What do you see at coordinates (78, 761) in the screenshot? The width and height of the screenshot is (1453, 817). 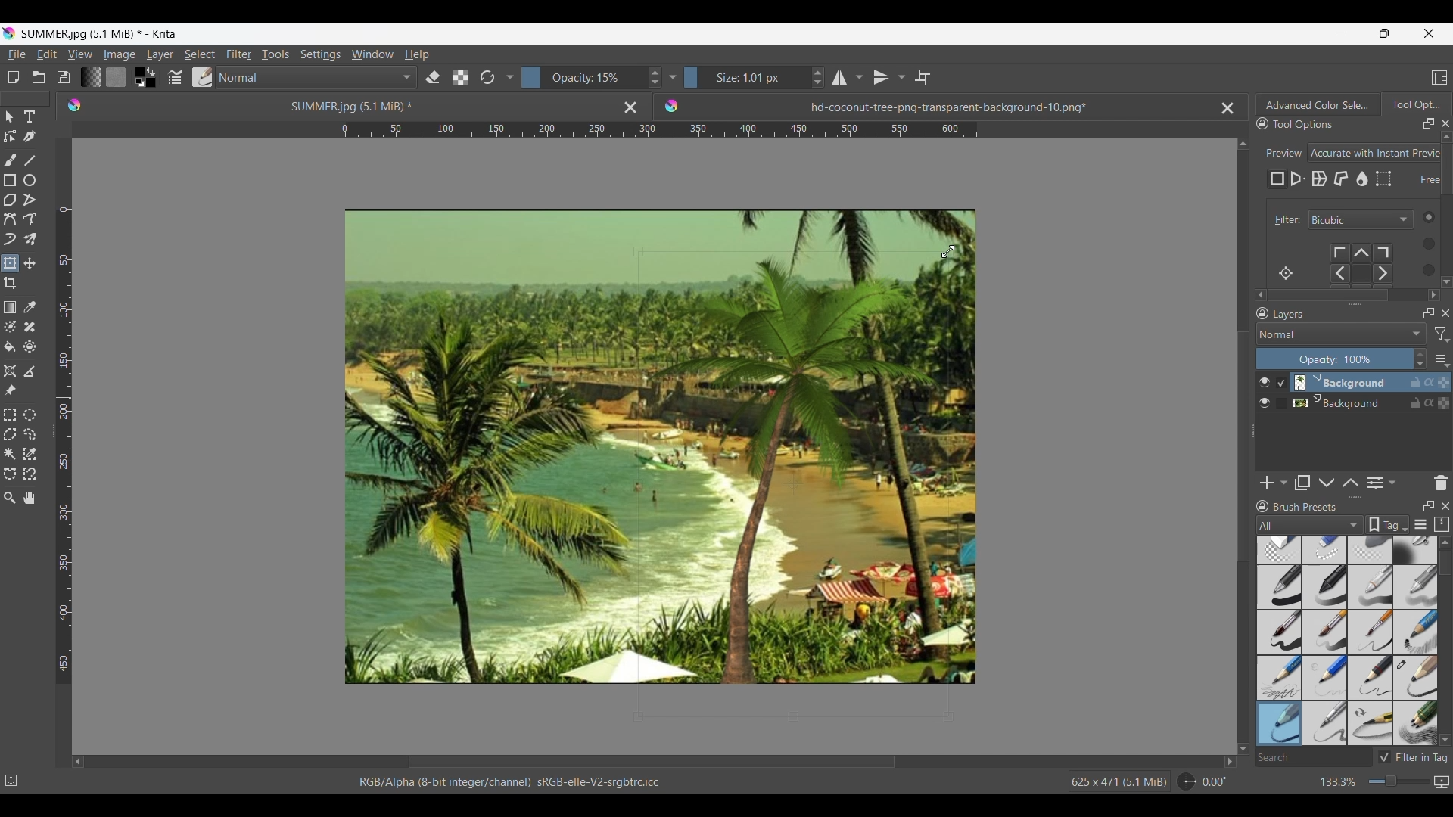 I see `Left` at bounding box center [78, 761].